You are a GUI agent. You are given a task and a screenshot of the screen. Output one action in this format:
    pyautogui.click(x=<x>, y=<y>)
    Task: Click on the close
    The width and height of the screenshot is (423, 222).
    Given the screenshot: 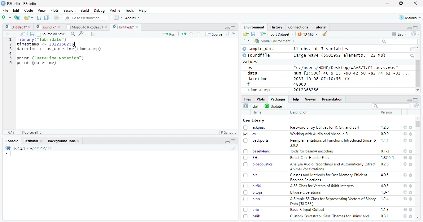 What is the action you would take?
    pyautogui.click(x=411, y=128)
    